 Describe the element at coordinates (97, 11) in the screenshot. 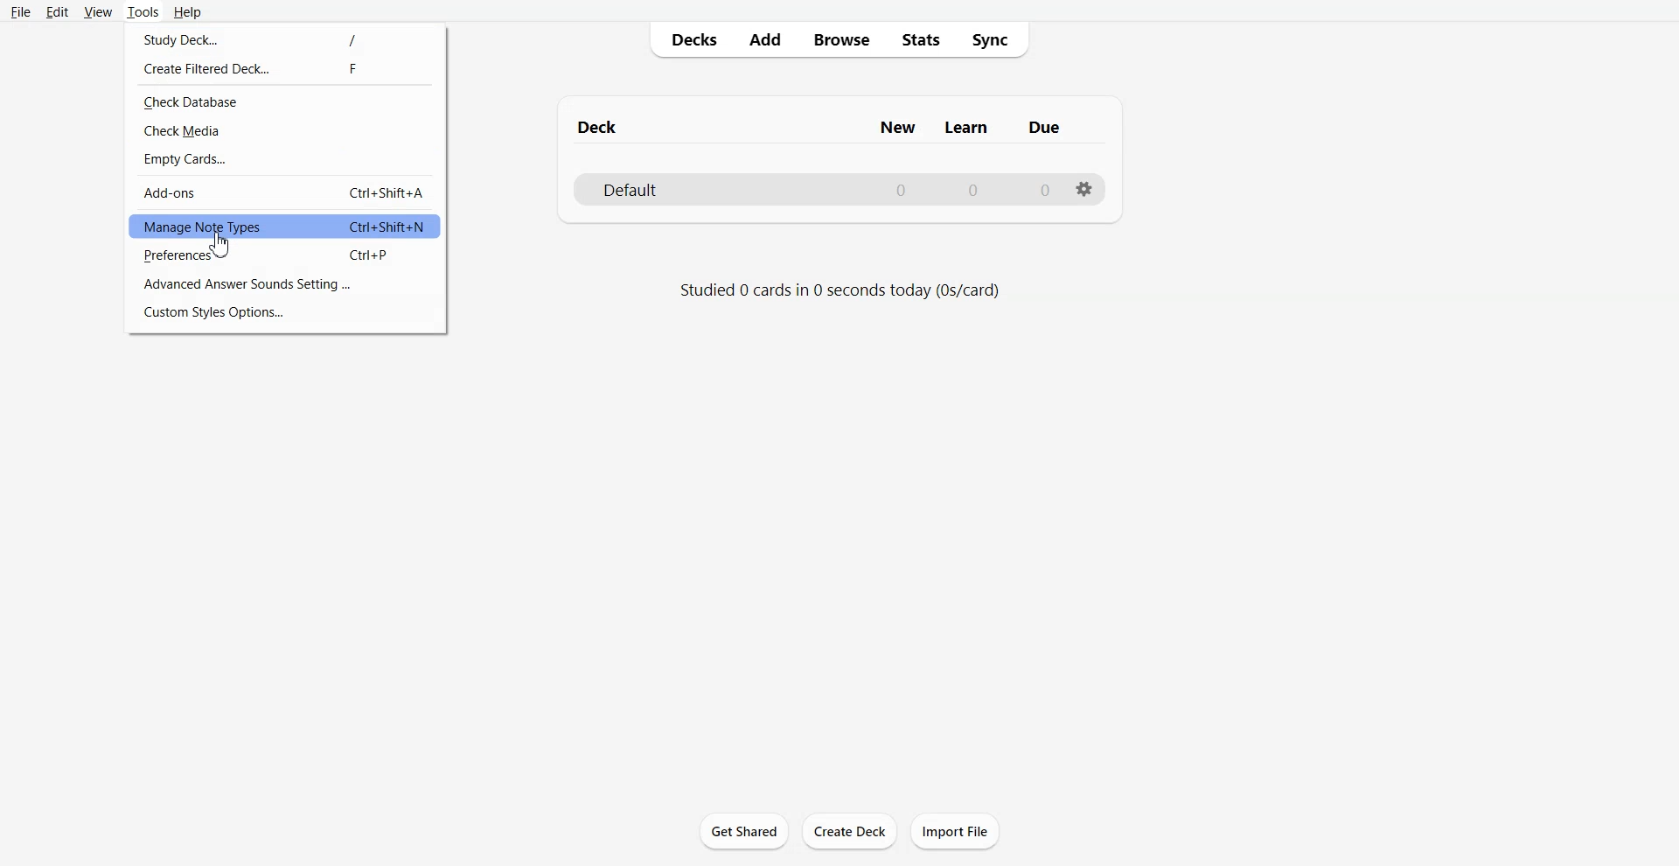

I see `View` at that location.